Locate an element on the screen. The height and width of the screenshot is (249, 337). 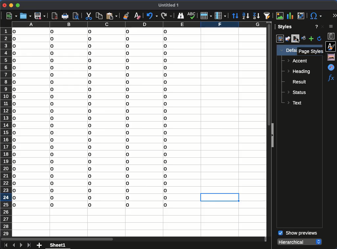
hierarchical  is located at coordinates (300, 241).